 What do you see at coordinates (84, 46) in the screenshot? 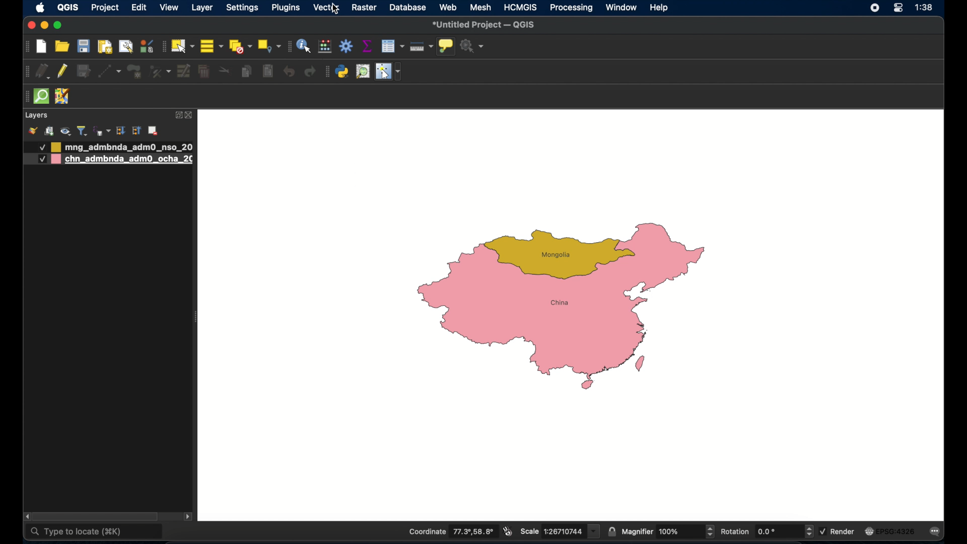
I see `save project` at bounding box center [84, 46].